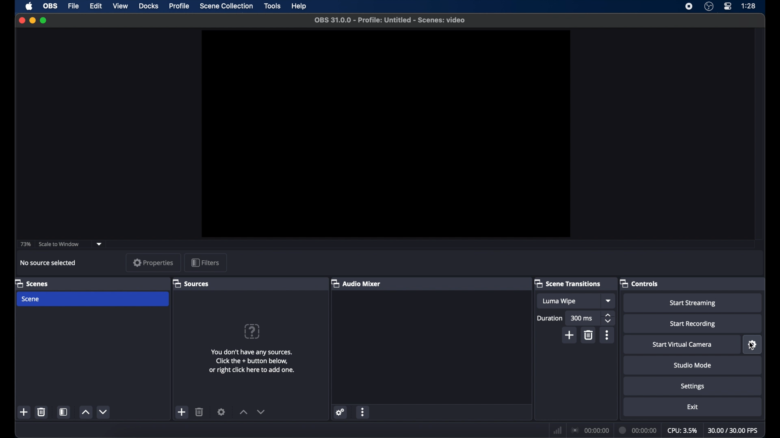  What do you see at coordinates (29, 6) in the screenshot?
I see `apple icon` at bounding box center [29, 6].